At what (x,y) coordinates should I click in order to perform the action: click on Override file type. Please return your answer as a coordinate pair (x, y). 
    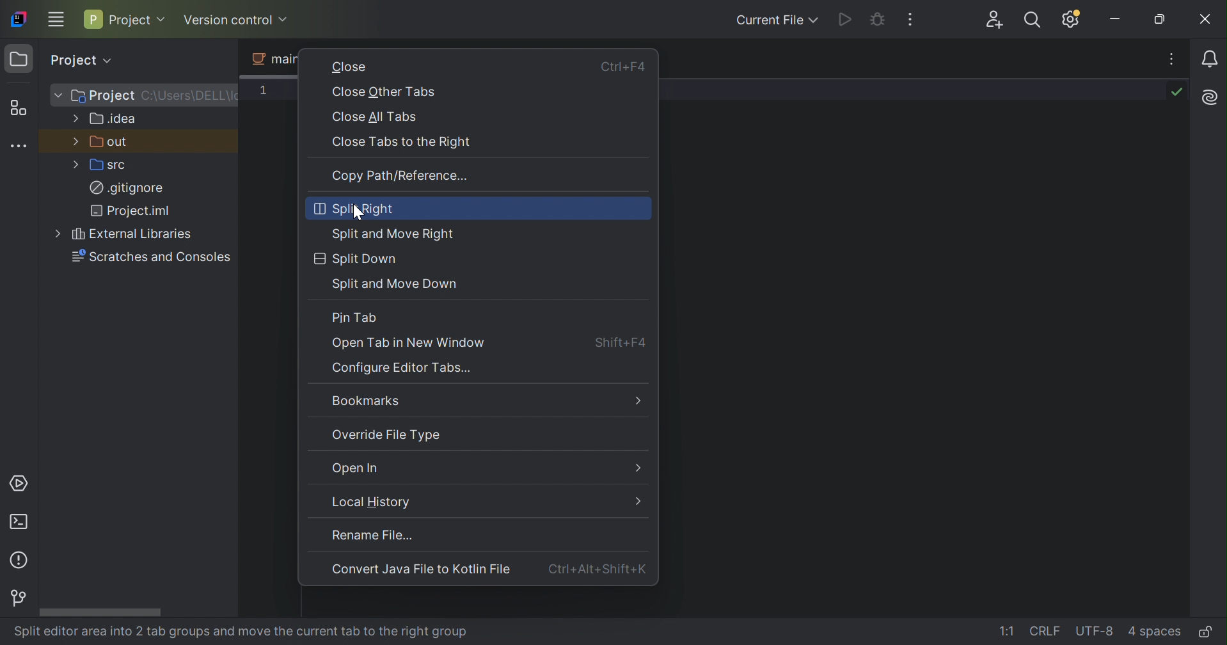
    Looking at the image, I should click on (388, 436).